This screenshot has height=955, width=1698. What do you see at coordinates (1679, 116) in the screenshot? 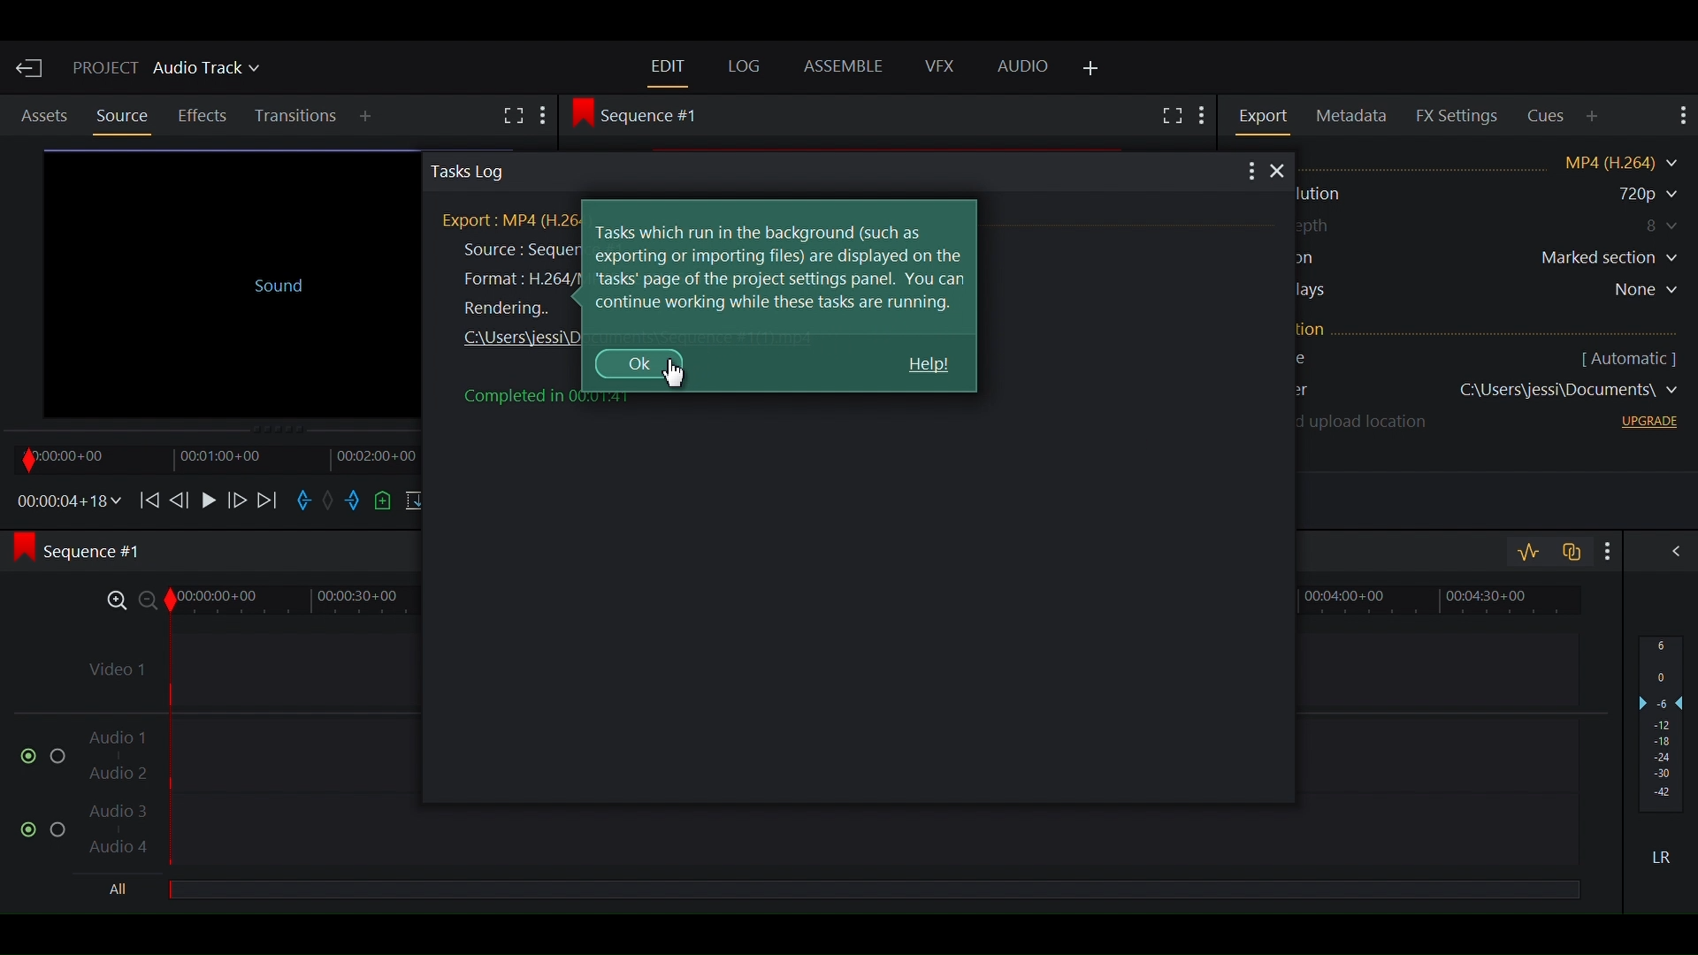
I see `Show settings menu` at bounding box center [1679, 116].